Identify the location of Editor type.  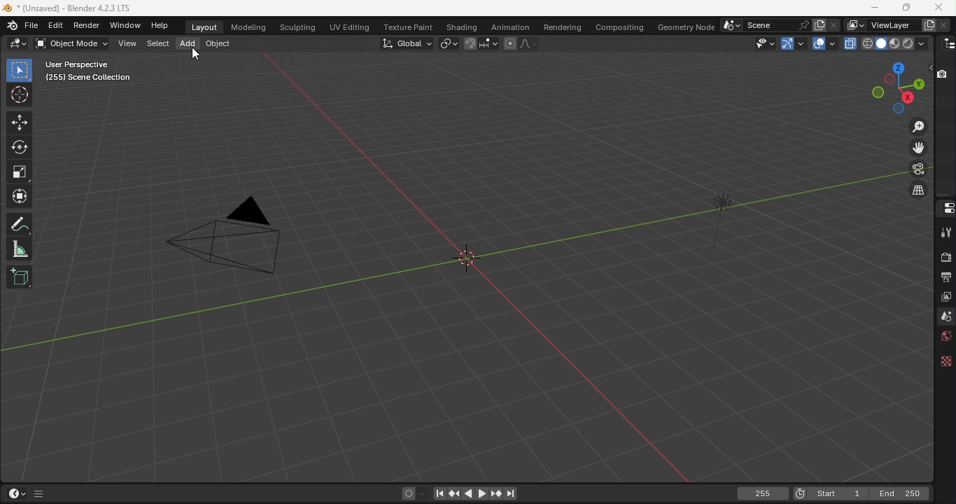
(946, 43).